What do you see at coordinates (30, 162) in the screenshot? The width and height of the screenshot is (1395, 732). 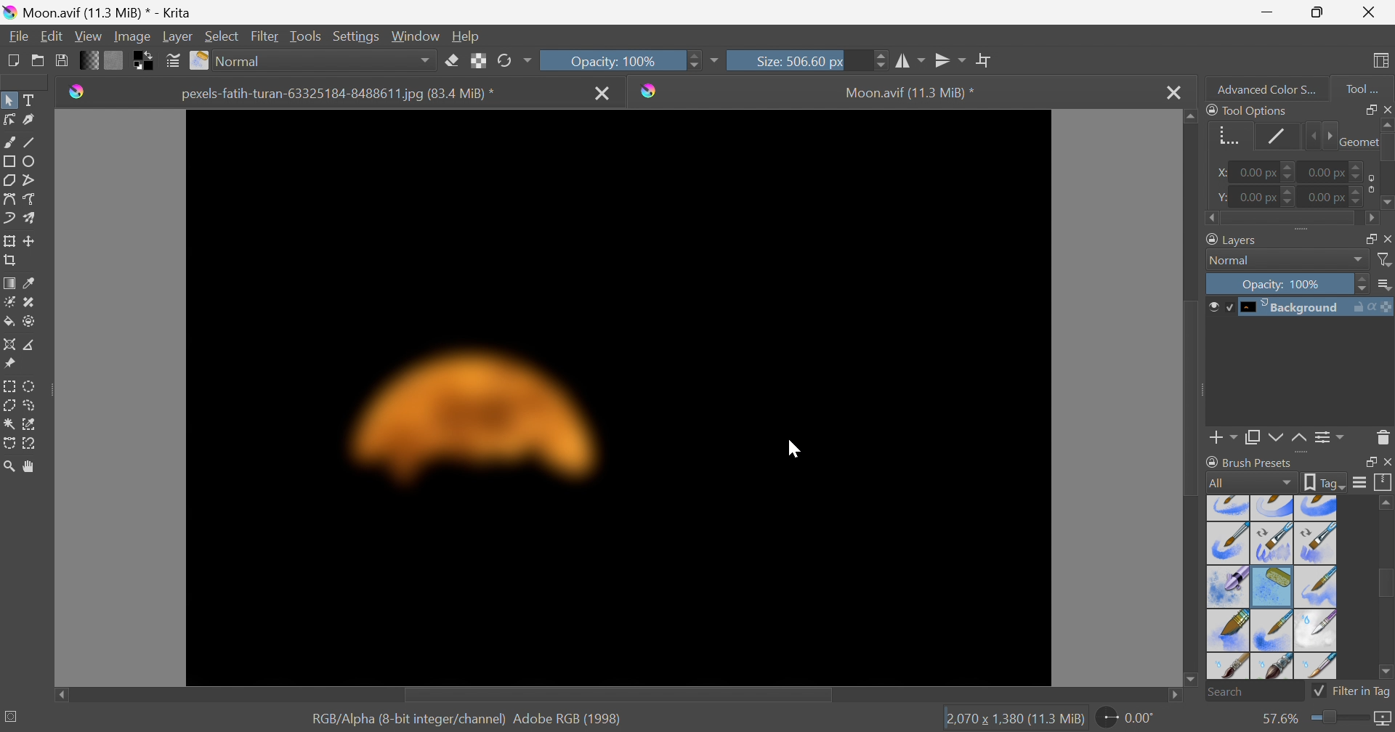 I see `Ellipse tool` at bounding box center [30, 162].